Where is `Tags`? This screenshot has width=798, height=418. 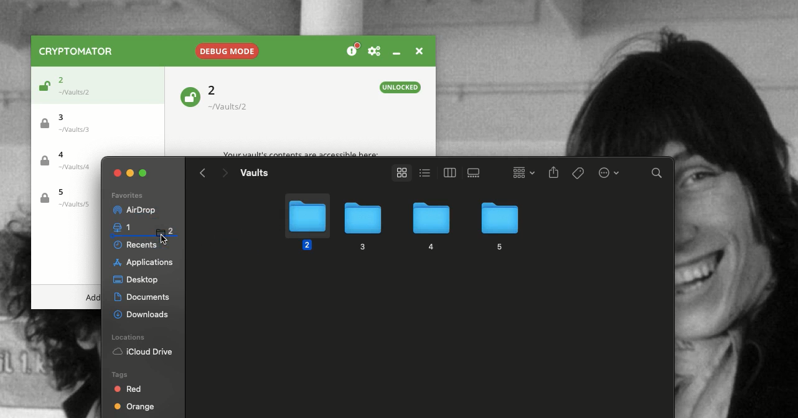
Tags is located at coordinates (579, 173).